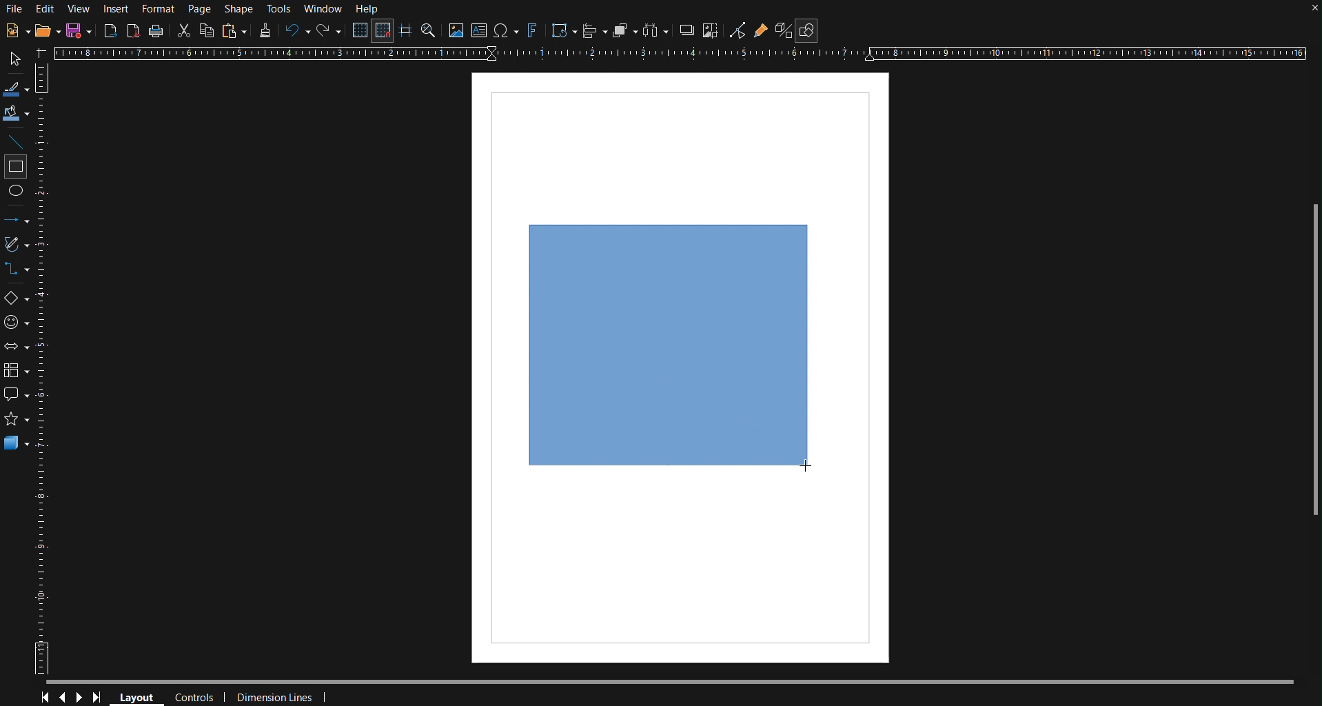  Describe the element at coordinates (405, 30) in the screenshot. I see `Guidelines while moving` at that location.